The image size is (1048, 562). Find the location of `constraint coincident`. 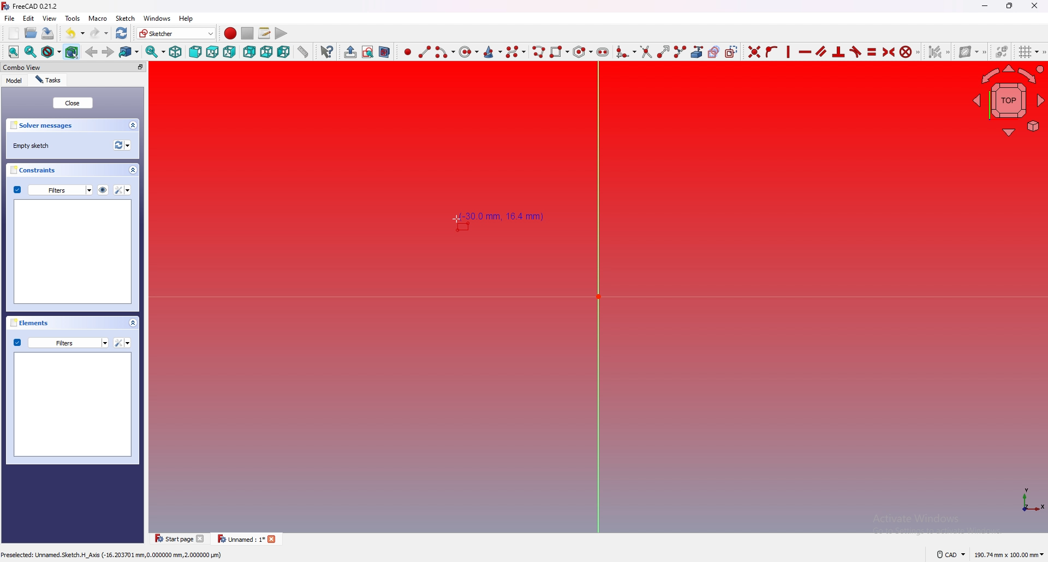

constraint coincident is located at coordinates (754, 51).